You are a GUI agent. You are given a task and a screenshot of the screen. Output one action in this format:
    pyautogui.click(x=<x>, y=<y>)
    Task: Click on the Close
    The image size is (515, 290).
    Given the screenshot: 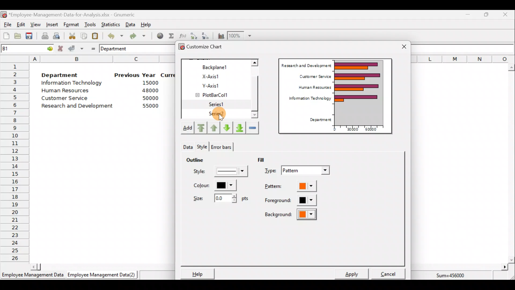 What is the action you would take?
    pyautogui.click(x=404, y=47)
    